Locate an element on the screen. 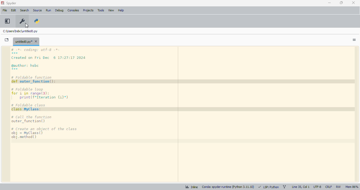 This screenshot has height=190, width=360. RW is located at coordinates (338, 187).